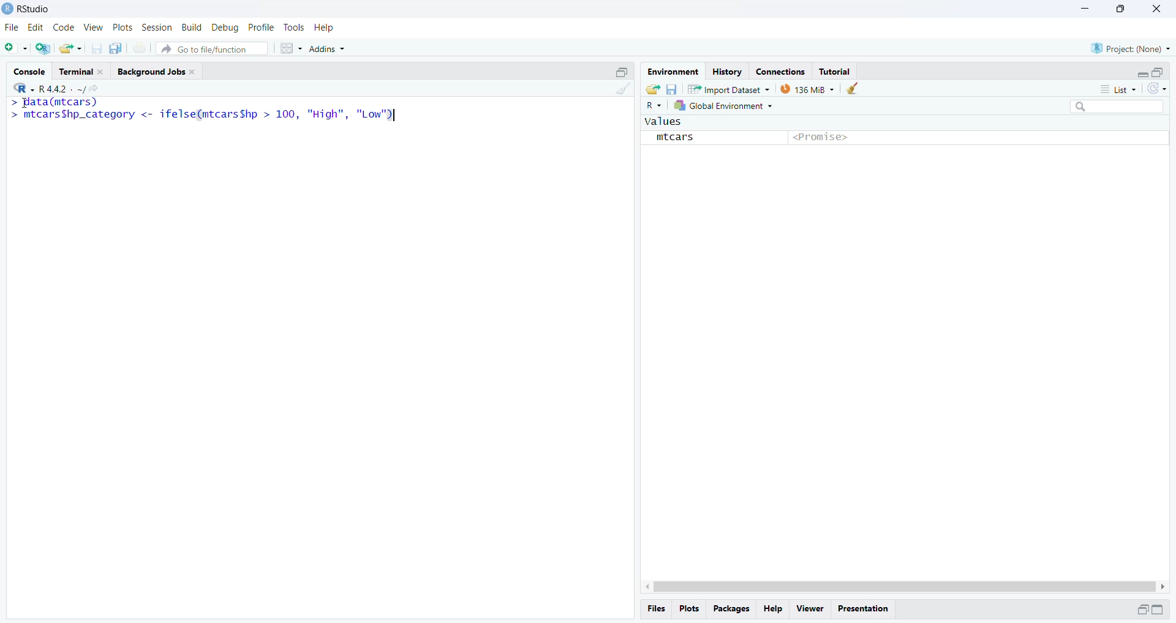 The width and height of the screenshot is (1176, 623). Describe the element at coordinates (692, 610) in the screenshot. I see `Plots` at that location.